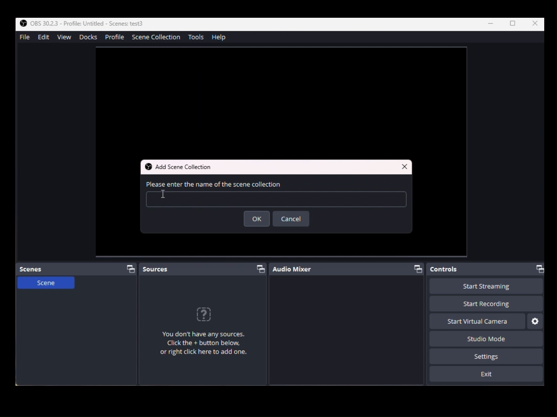 This screenshot has width=557, height=417. What do you see at coordinates (42, 37) in the screenshot?
I see `Edit` at bounding box center [42, 37].